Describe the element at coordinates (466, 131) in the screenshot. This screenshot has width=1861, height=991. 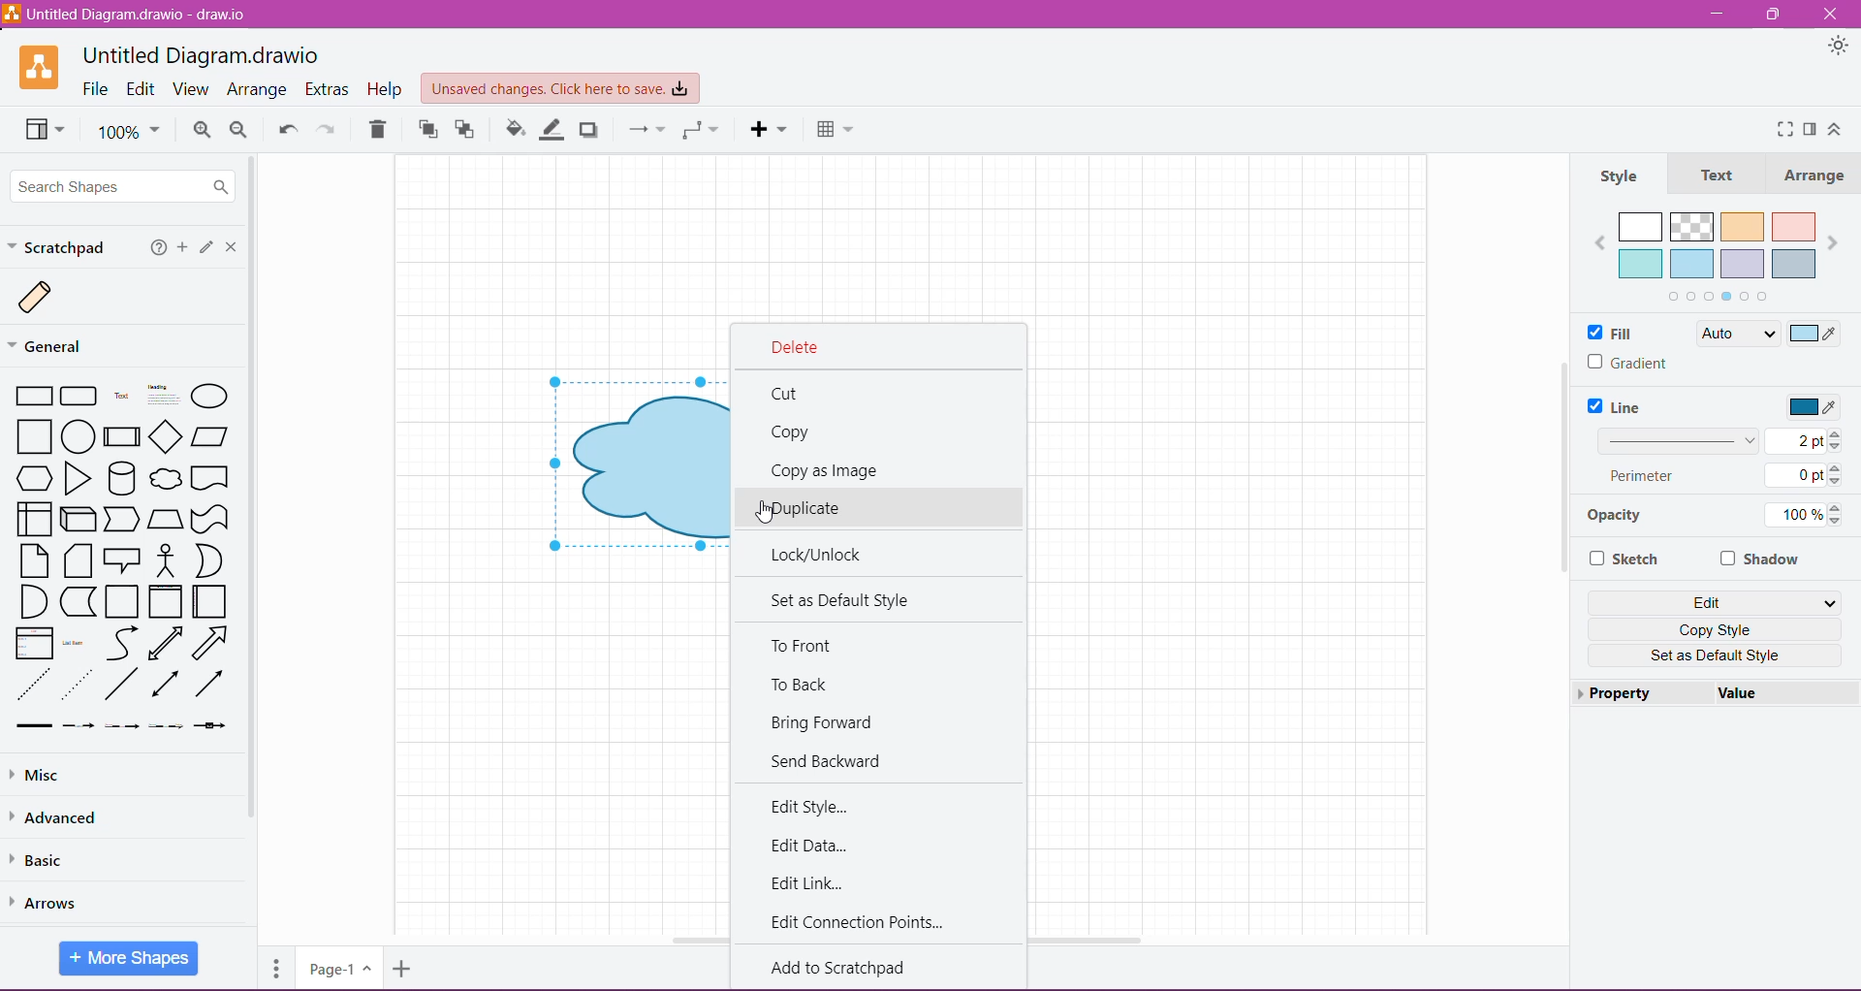
I see `To Back` at that location.